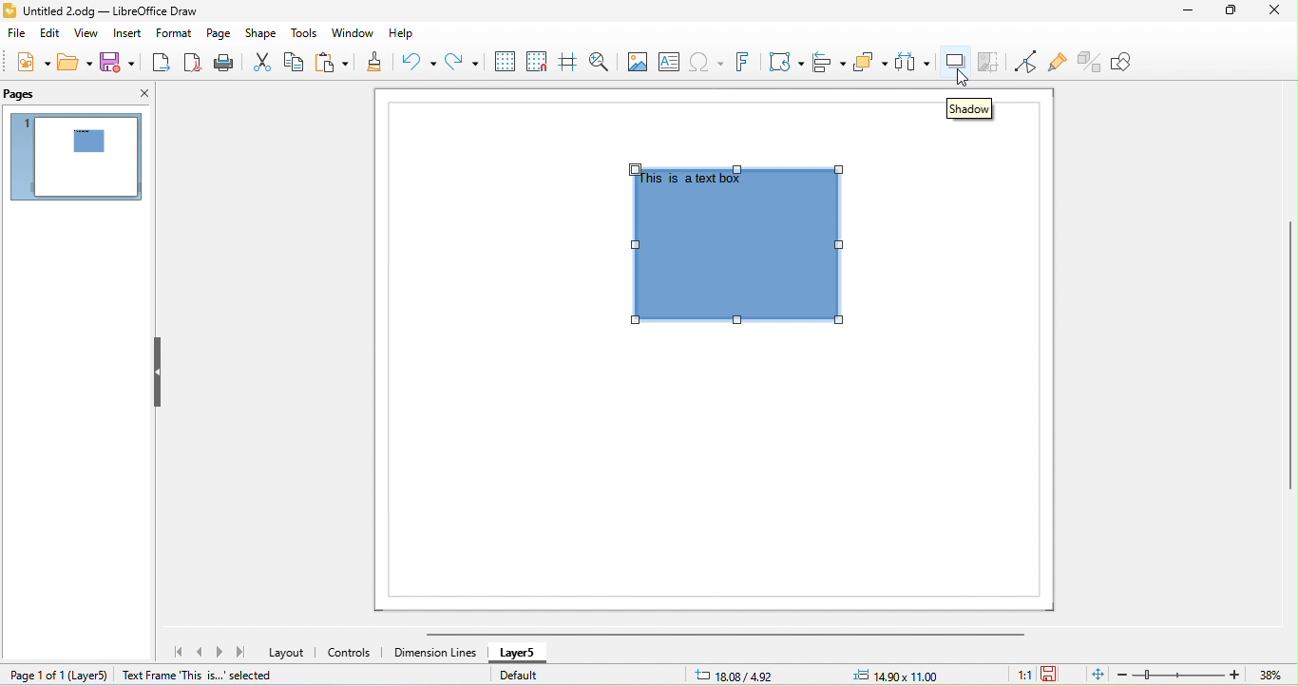  Describe the element at coordinates (1097, 675) in the screenshot. I see `fit page to current window` at that location.